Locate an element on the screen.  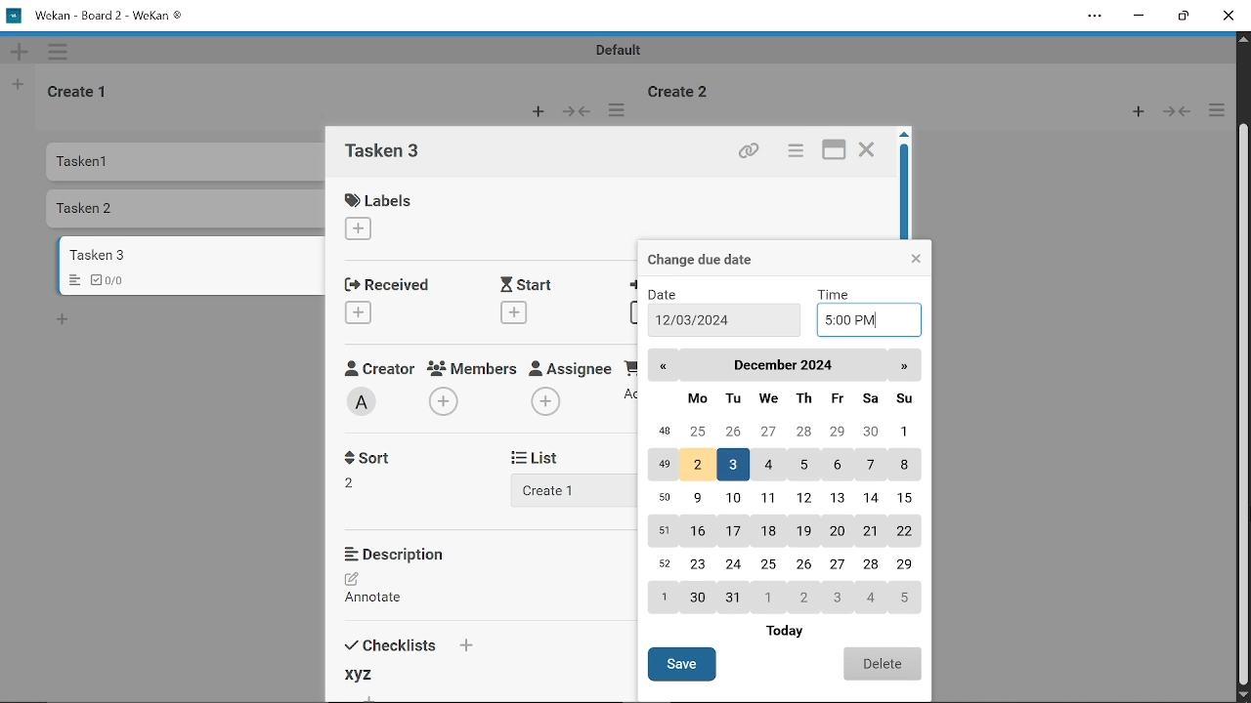
Add time is located at coordinates (871, 320).